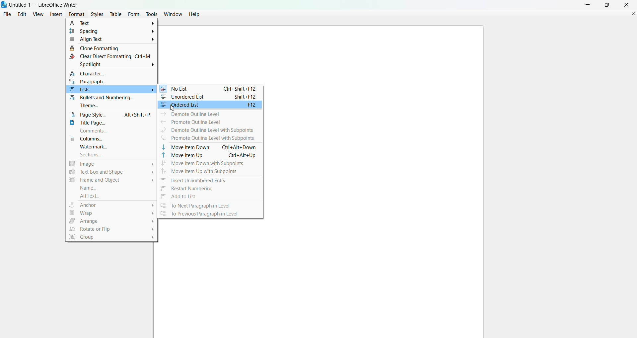 This screenshot has width=637, height=338. What do you see at coordinates (211, 105) in the screenshot?
I see `ordered list   F12` at bounding box center [211, 105].